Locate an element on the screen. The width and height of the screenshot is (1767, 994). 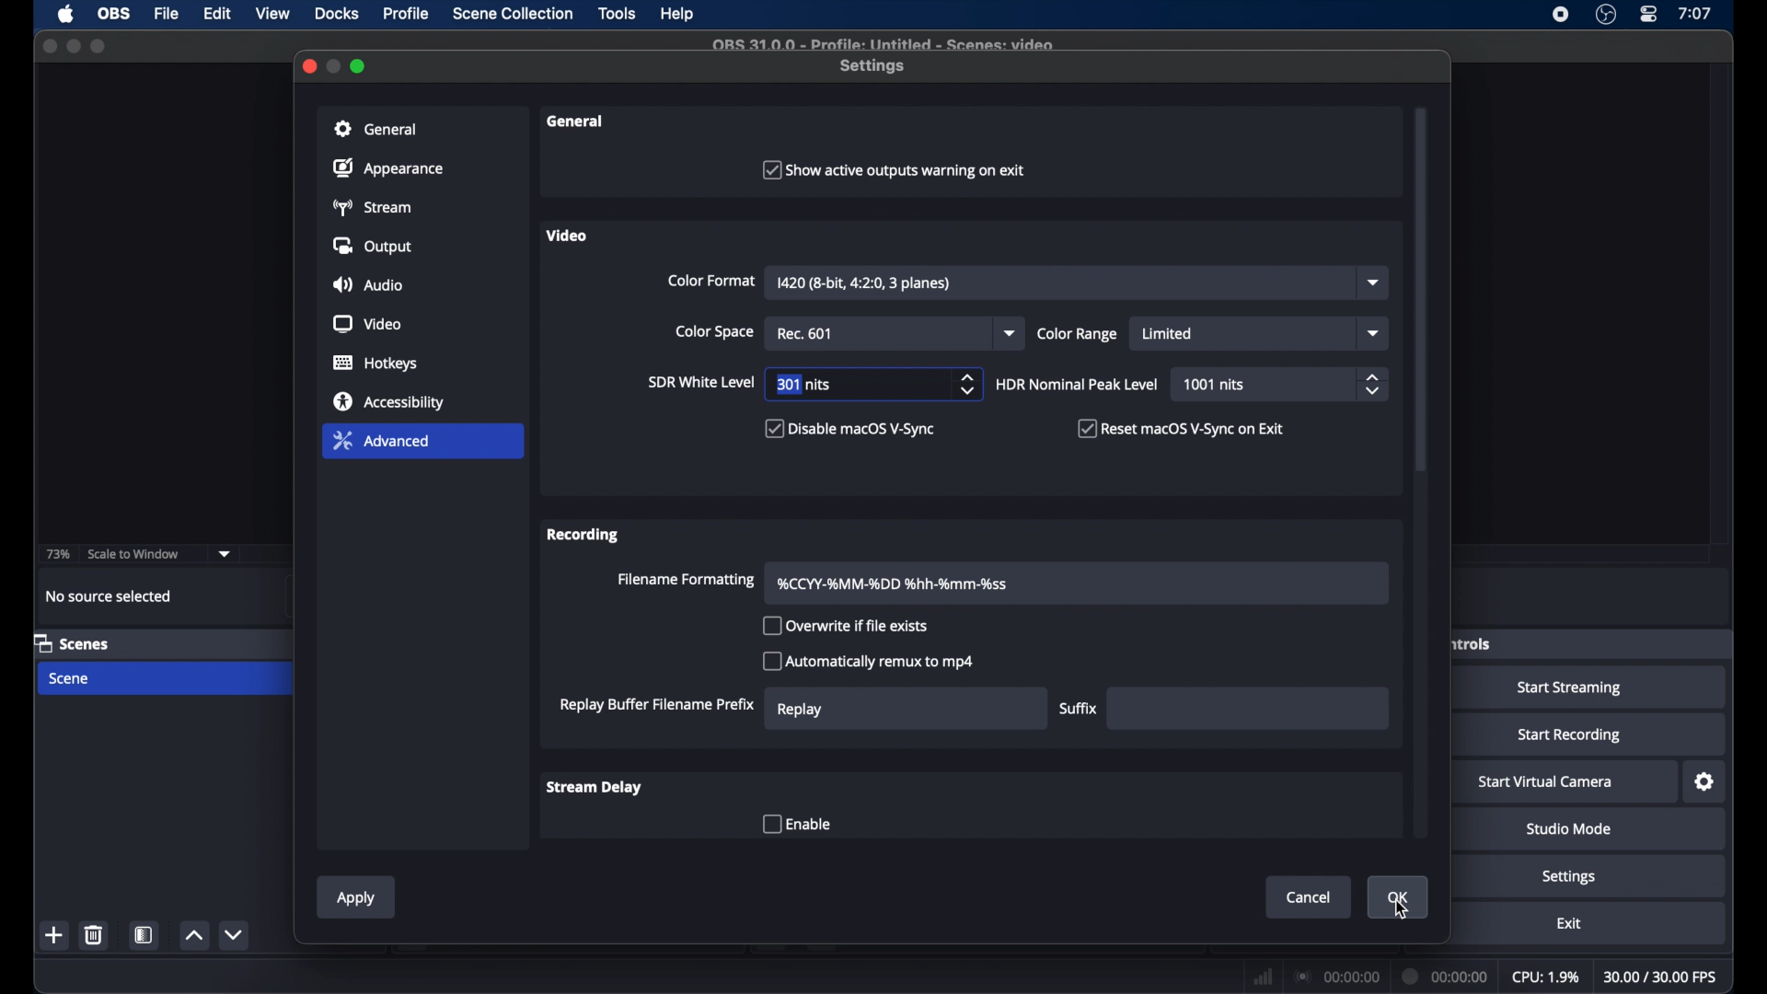
dropdown is located at coordinates (1374, 333).